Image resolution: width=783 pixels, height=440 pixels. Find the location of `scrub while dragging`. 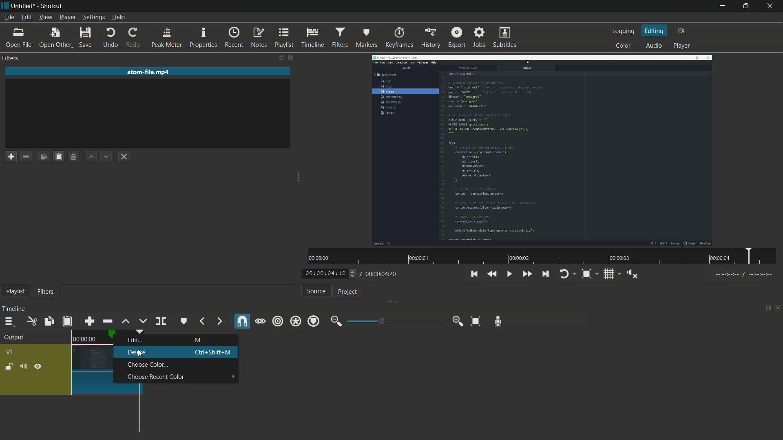

scrub while dragging is located at coordinates (261, 321).